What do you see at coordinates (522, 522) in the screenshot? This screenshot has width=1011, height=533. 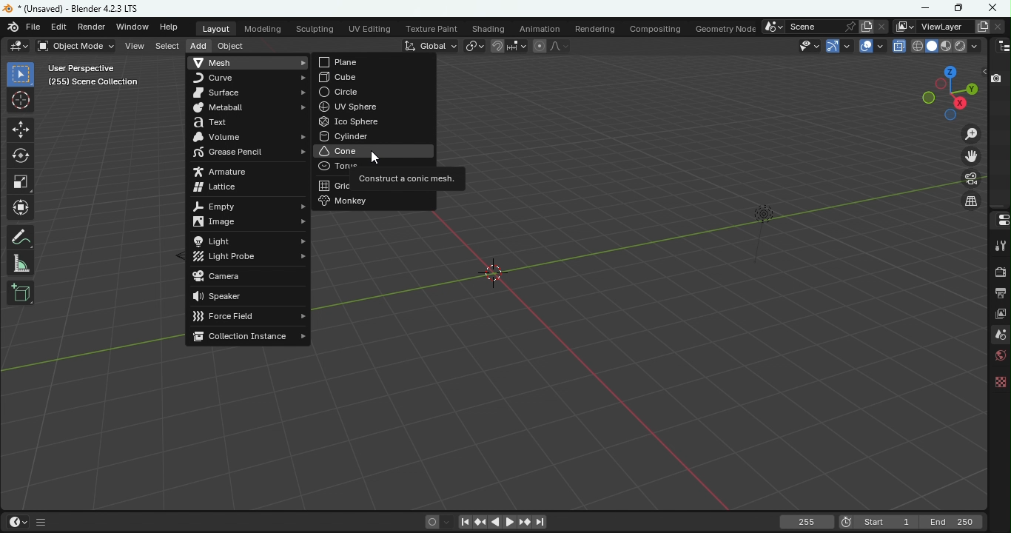 I see `Jump to next/previous keyframe` at bounding box center [522, 522].